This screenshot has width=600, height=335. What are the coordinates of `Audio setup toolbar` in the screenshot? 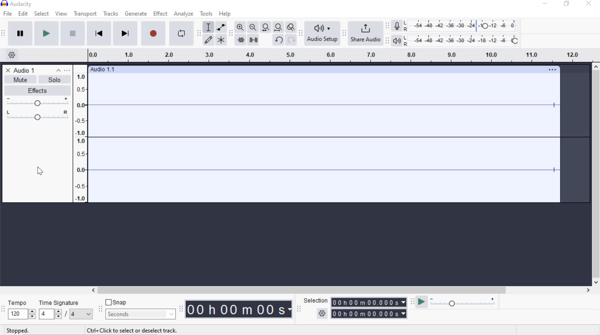 It's located at (301, 34).